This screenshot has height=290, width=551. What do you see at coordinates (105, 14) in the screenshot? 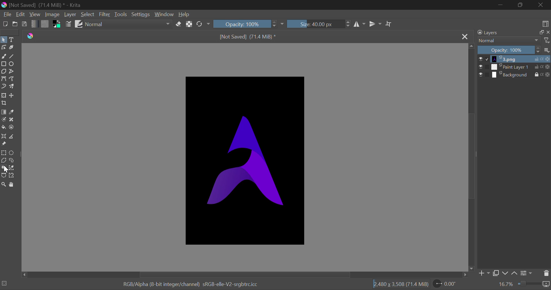
I see `Filter` at bounding box center [105, 14].